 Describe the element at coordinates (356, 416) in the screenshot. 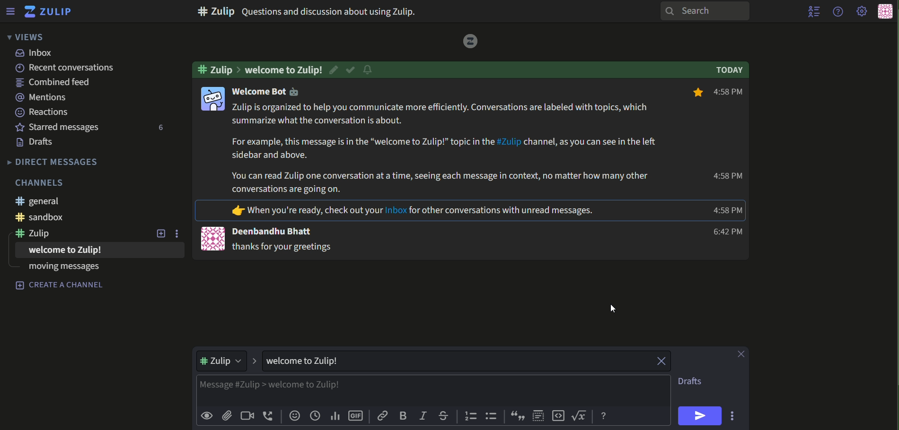

I see `add gif` at that location.